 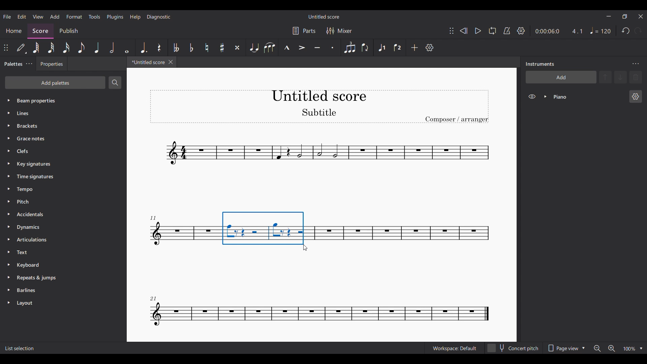 What do you see at coordinates (620, 77) in the screenshot?
I see `Move selected instrument down` at bounding box center [620, 77].